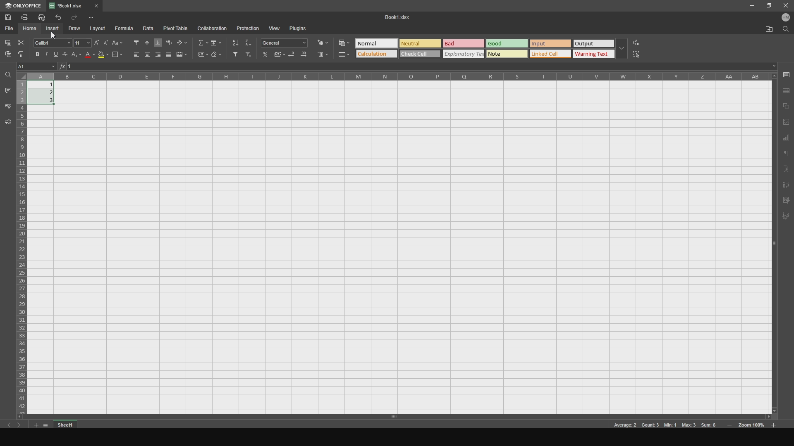 This screenshot has width=794, height=446. Describe the element at coordinates (55, 36) in the screenshot. I see `cursor` at that location.